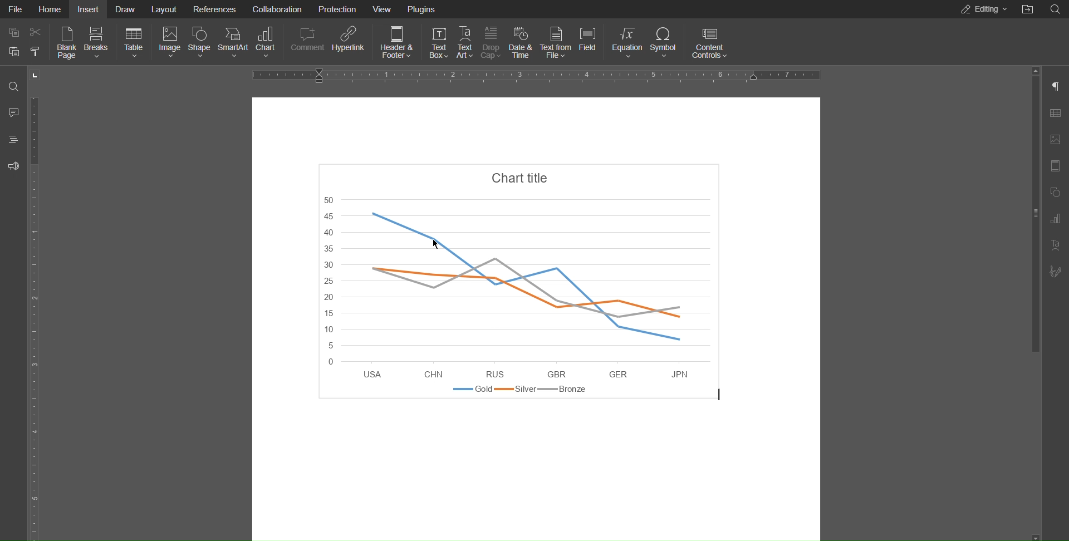  What do you see at coordinates (556, 42) in the screenshot?
I see `Text from File` at bounding box center [556, 42].